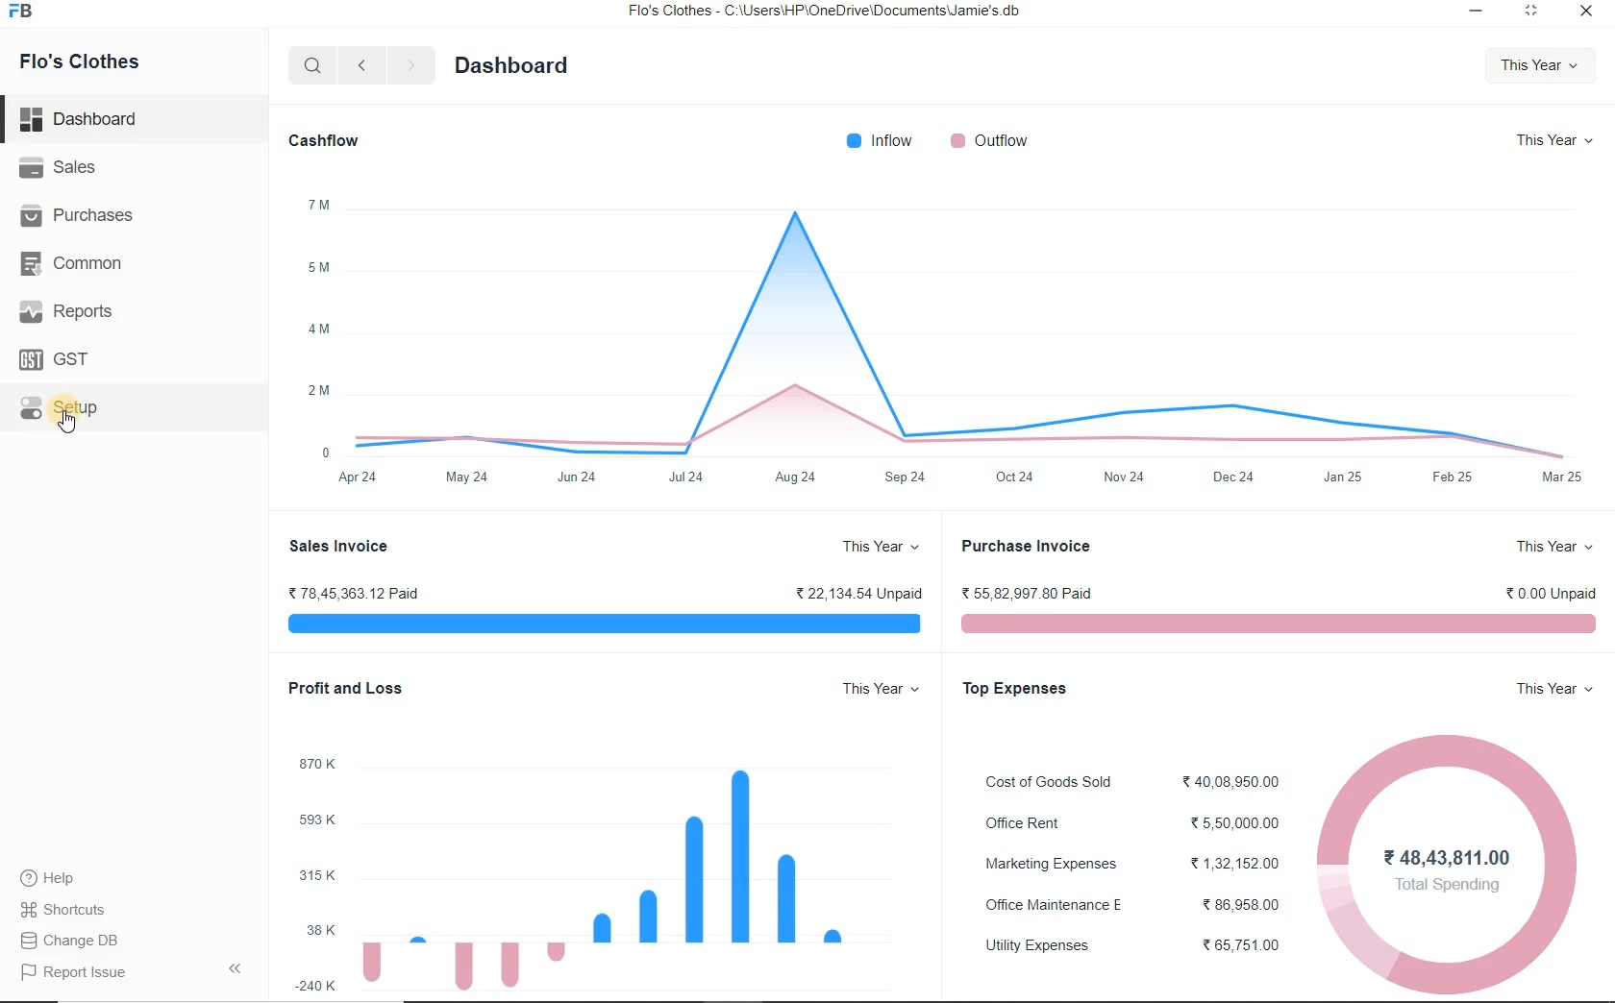  I want to click on Logo, so click(23, 11).